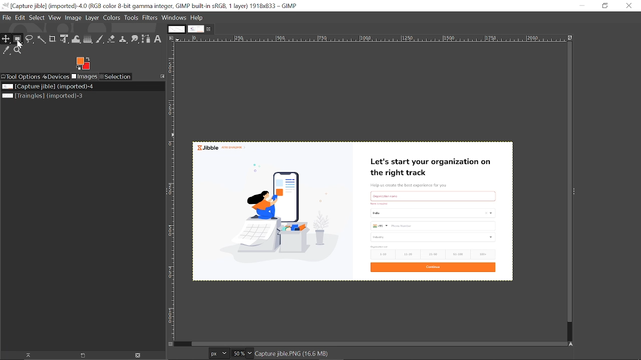  Describe the element at coordinates (29, 39) in the screenshot. I see `Free select tool` at that location.